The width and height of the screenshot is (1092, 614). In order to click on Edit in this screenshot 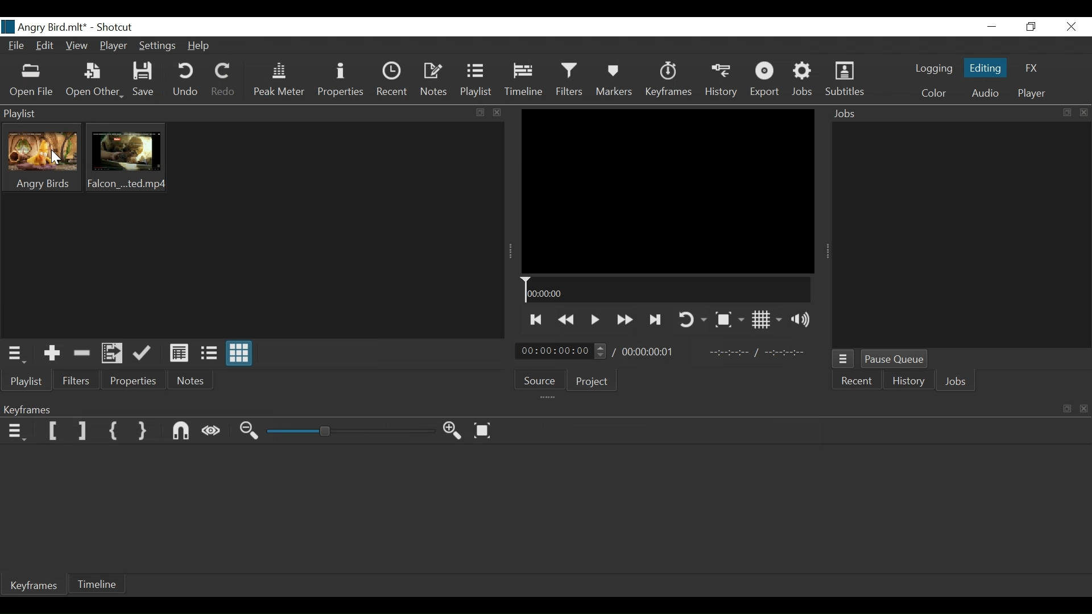, I will do `click(45, 47)`.